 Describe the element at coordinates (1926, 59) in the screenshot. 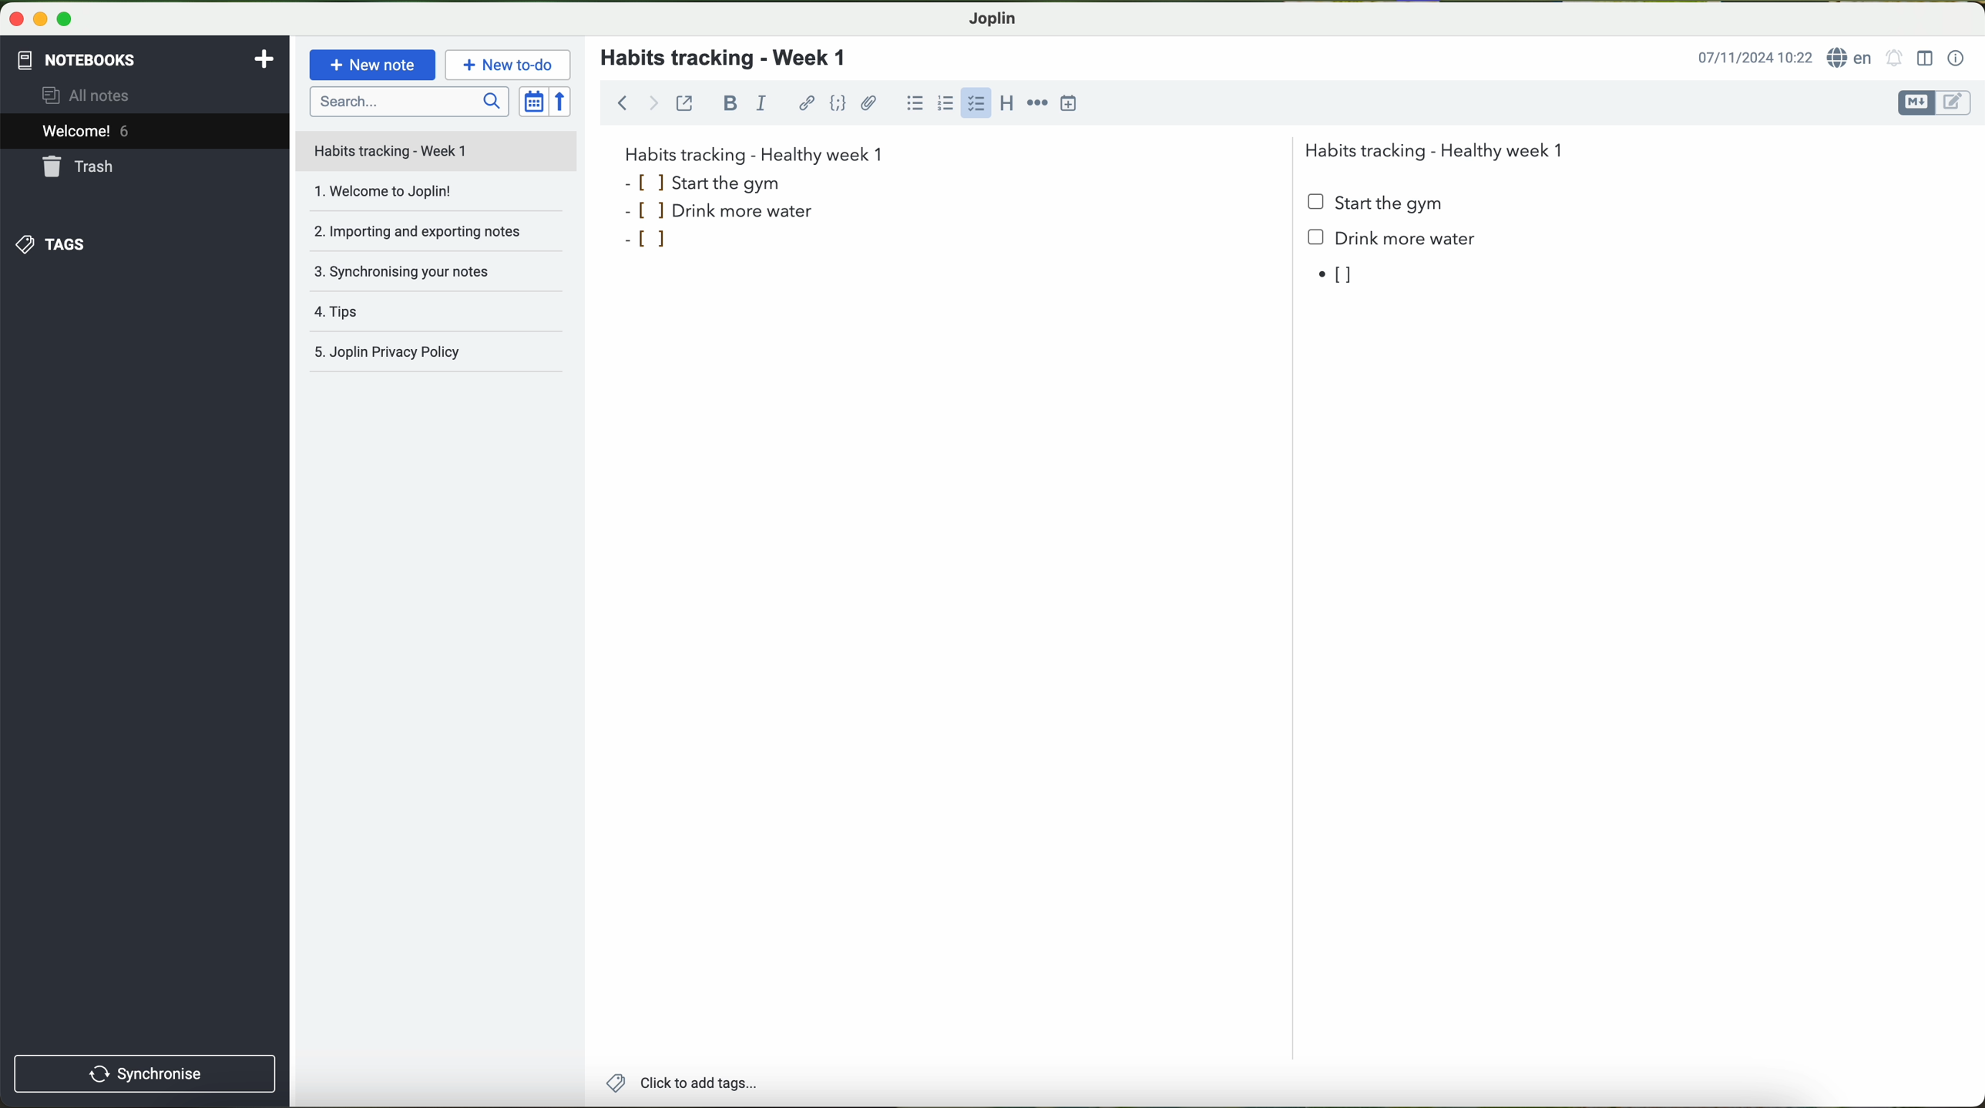

I see `toggle editor layout` at that location.